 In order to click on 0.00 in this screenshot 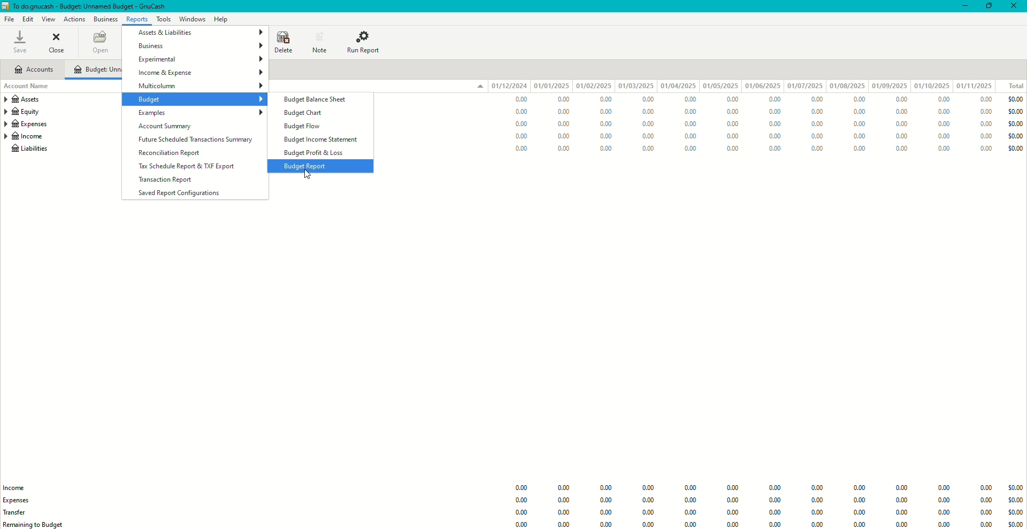, I will do `click(860, 149)`.